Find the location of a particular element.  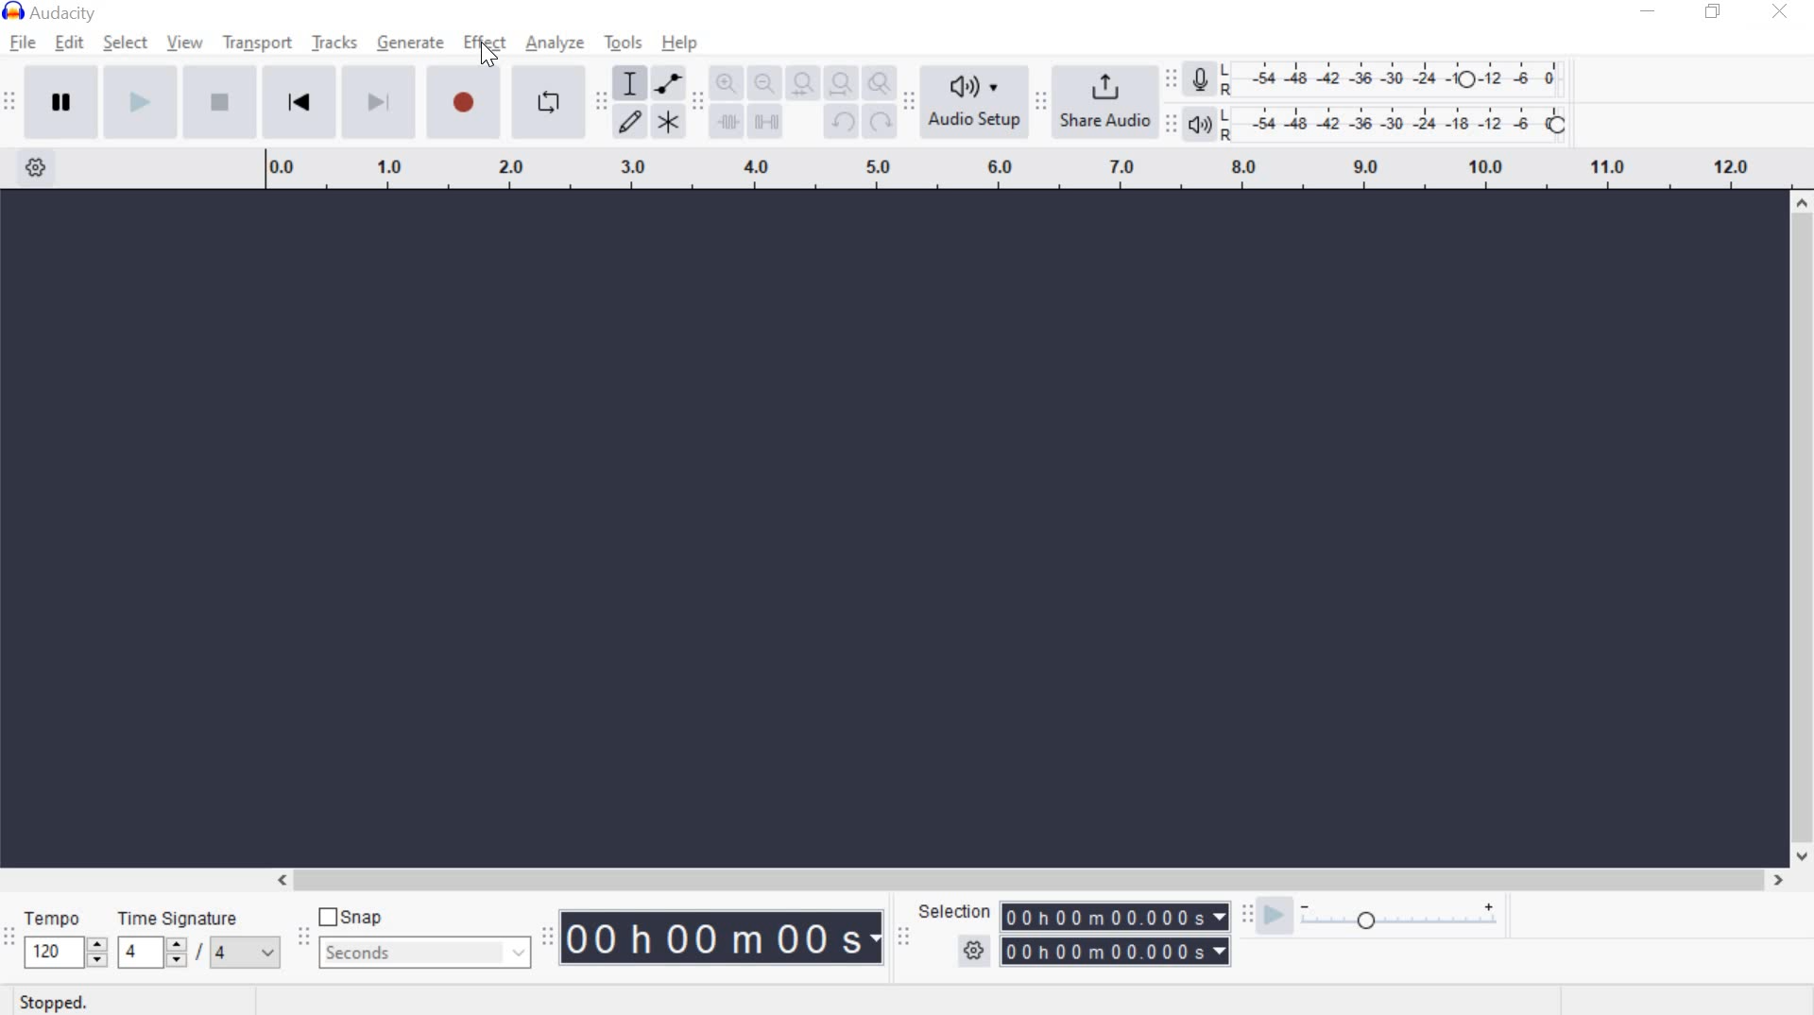

undo is located at coordinates (845, 121).